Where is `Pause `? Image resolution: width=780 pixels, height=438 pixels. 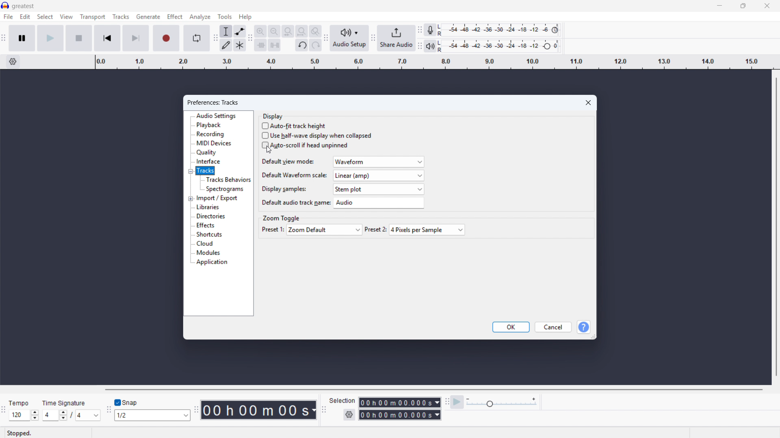 Pause  is located at coordinates (22, 38).